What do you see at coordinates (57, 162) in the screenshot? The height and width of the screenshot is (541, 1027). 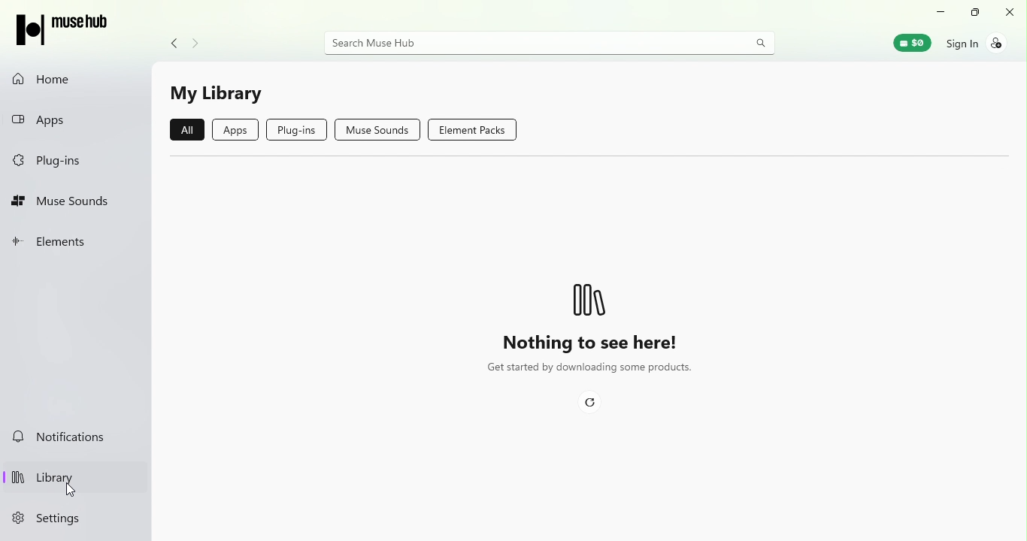 I see `Plug-ins` at bounding box center [57, 162].